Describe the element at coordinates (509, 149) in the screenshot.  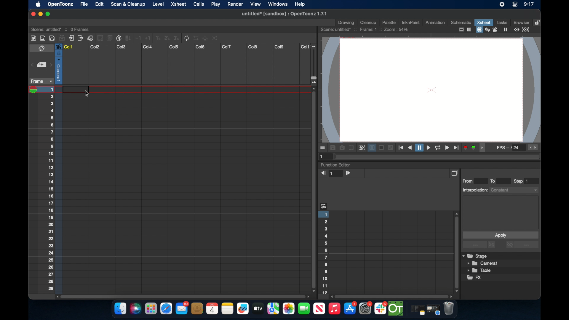
I see `fps` at that location.